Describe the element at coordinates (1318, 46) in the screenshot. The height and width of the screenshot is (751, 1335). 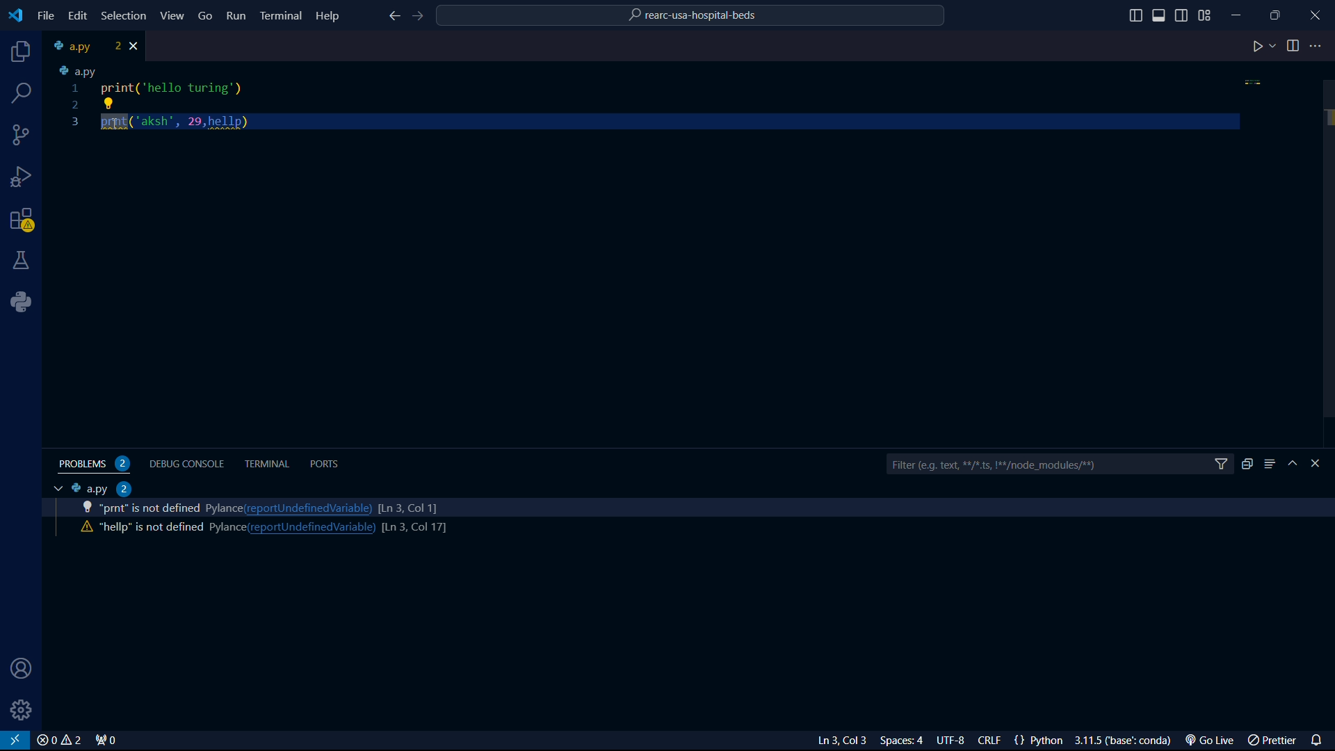
I see `more options` at that location.